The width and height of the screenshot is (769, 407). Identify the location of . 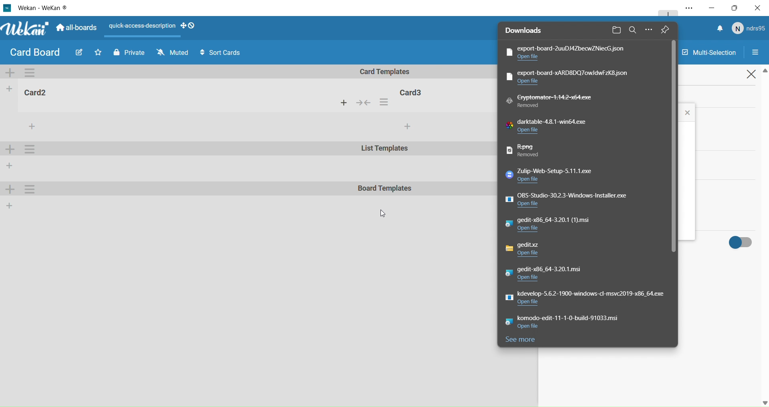
(32, 126).